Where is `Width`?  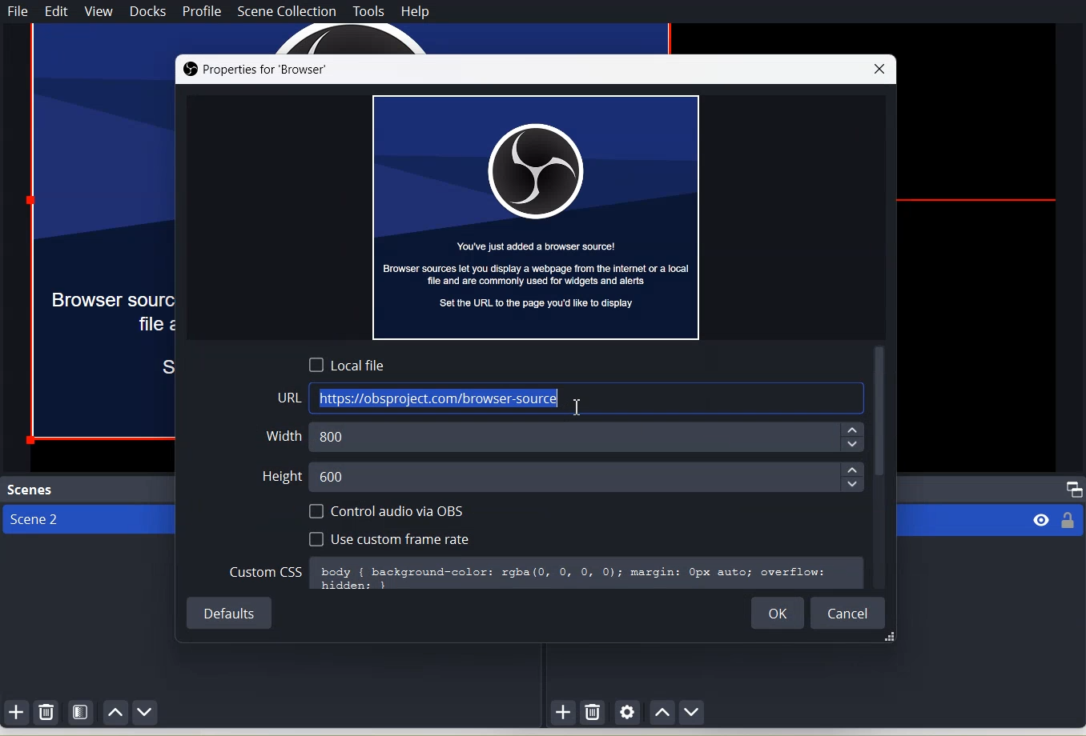 Width is located at coordinates (280, 437).